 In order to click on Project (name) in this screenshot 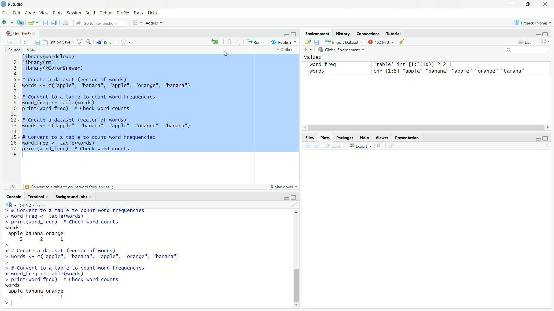, I will do `click(534, 23)`.